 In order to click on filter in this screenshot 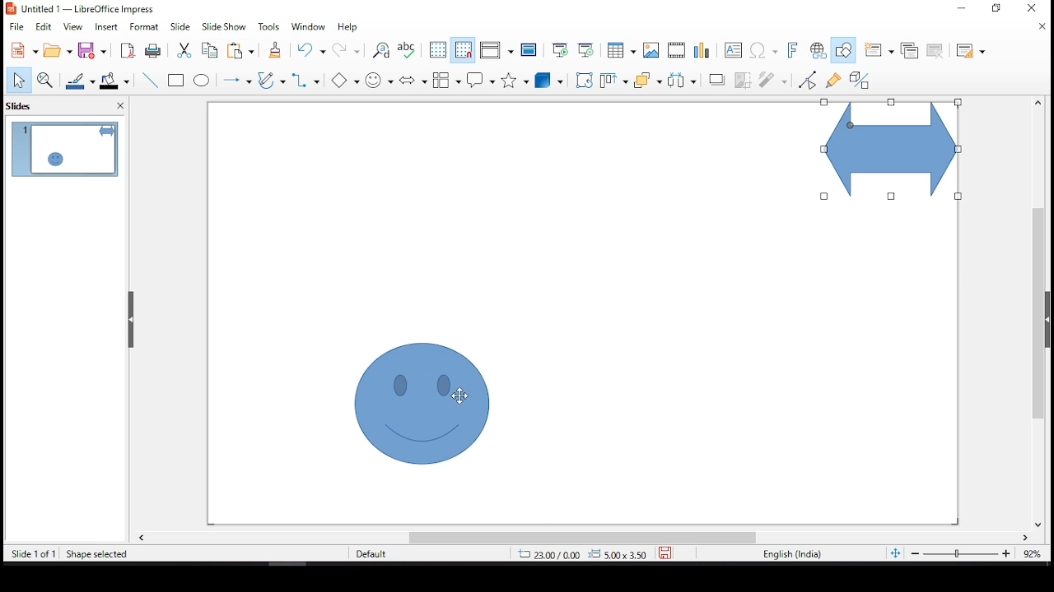, I will do `click(774, 77)`.